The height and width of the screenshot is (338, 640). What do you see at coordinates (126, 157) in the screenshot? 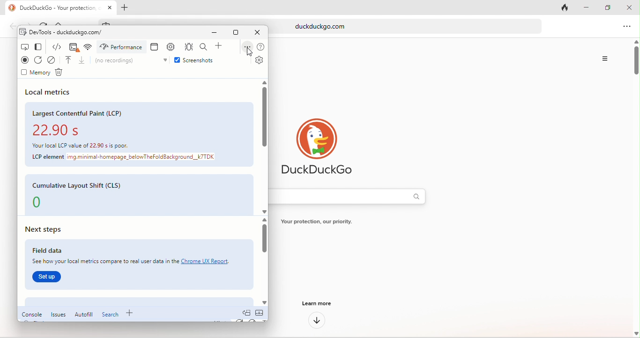
I see `LCP element img.minimal-homepage_belowTheFoldBackground_k7TDK` at bounding box center [126, 157].